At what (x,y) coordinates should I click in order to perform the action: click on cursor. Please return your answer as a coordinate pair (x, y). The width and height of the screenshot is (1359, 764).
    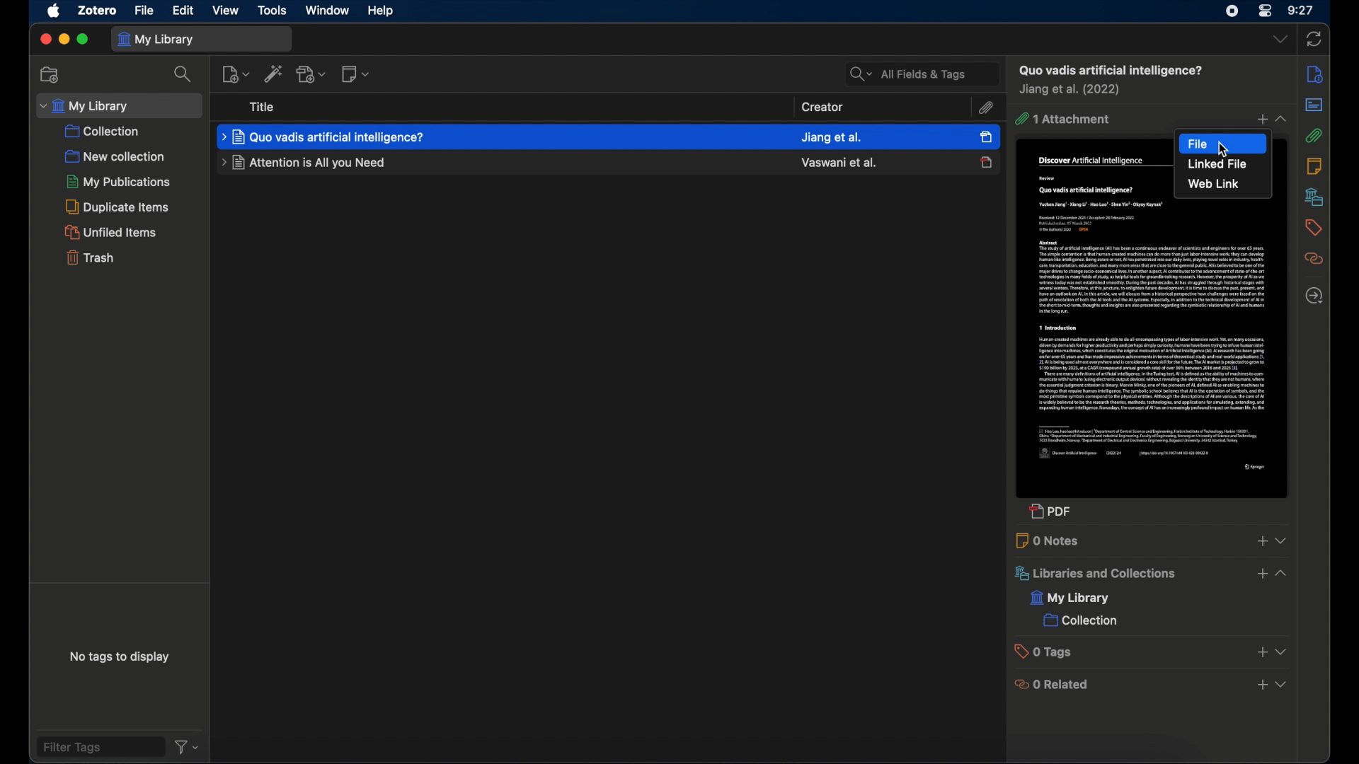
    Looking at the image, I should click on (1225, 149).